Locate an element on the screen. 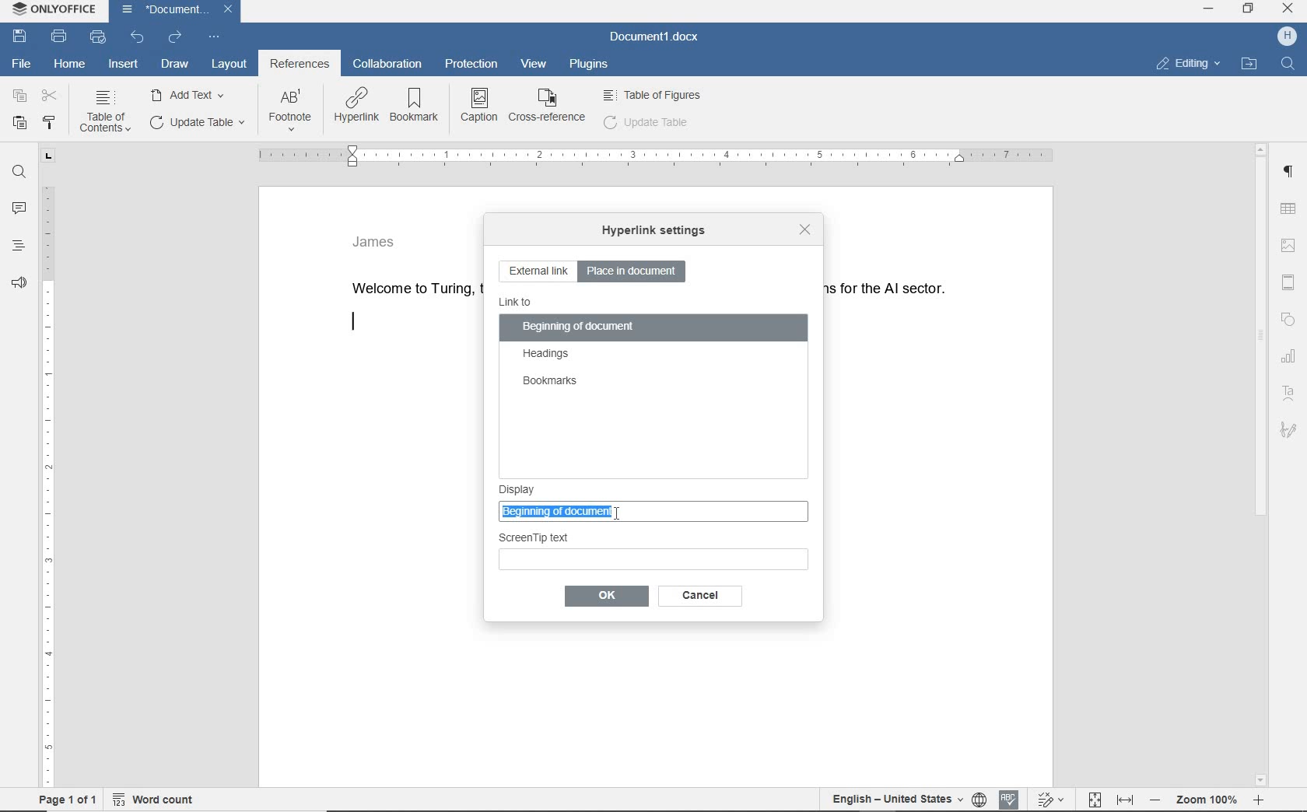 The height and width of the screenshot is (812, 1307). TABLE OF CONTENTS is located at coordinates (109, 112).